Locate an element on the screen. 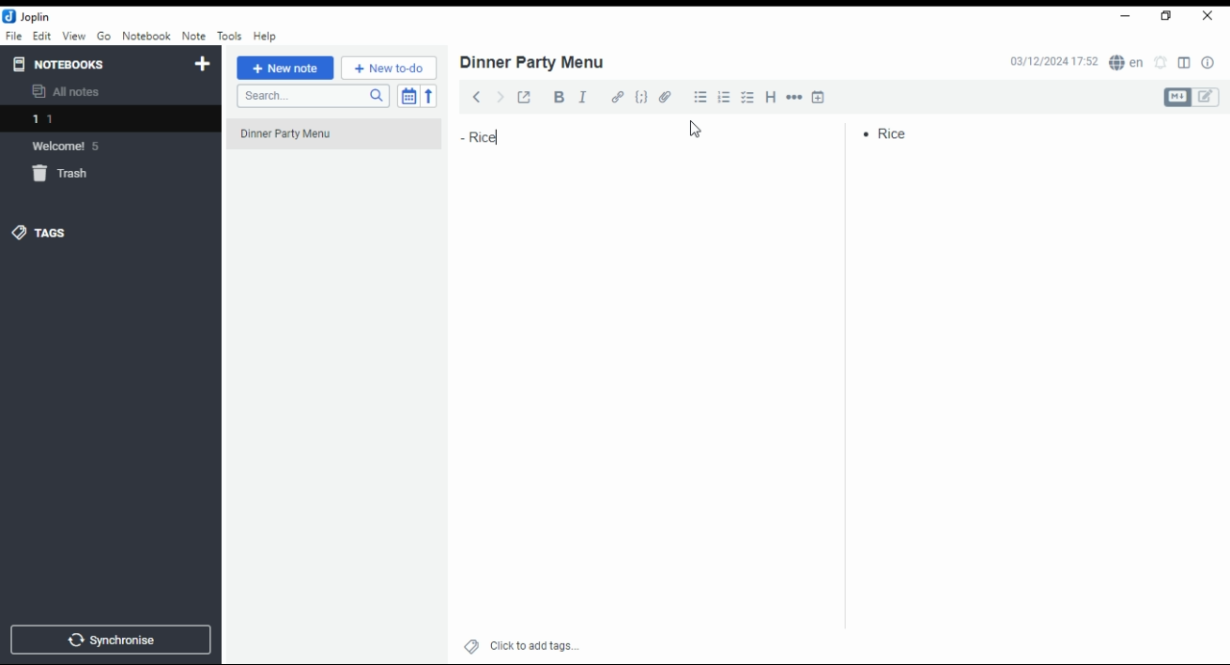 This screenshot has height=665, width=1230. insert time is located at coordinates (818, 96).